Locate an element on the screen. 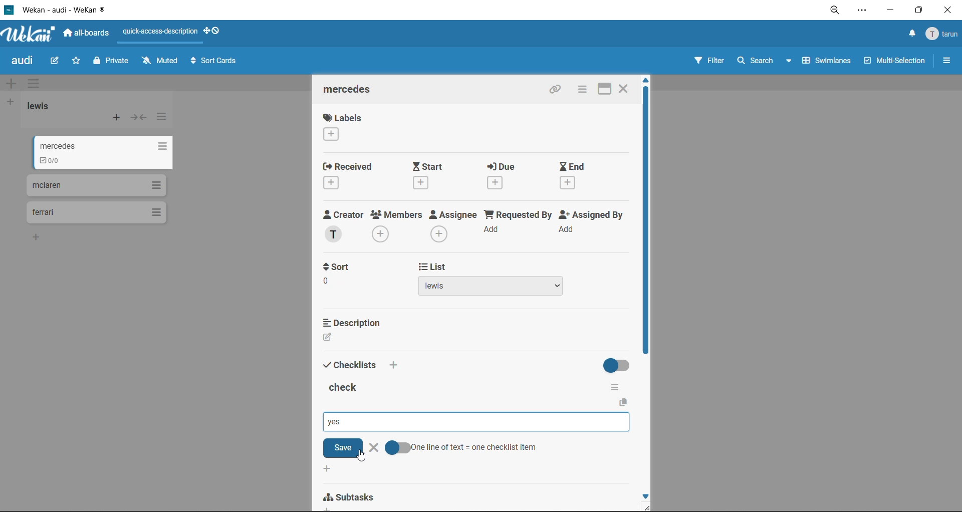 This screenshot has width=962, height=512. delete is located at coordinates (375, 447).